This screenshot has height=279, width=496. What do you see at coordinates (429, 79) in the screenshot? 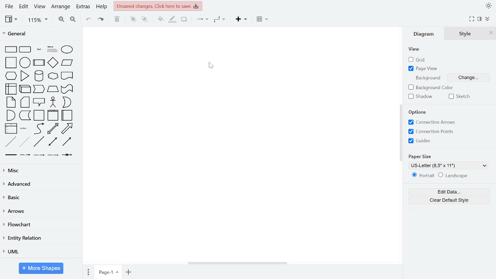
I see `background` at bounding box center [429, 79].